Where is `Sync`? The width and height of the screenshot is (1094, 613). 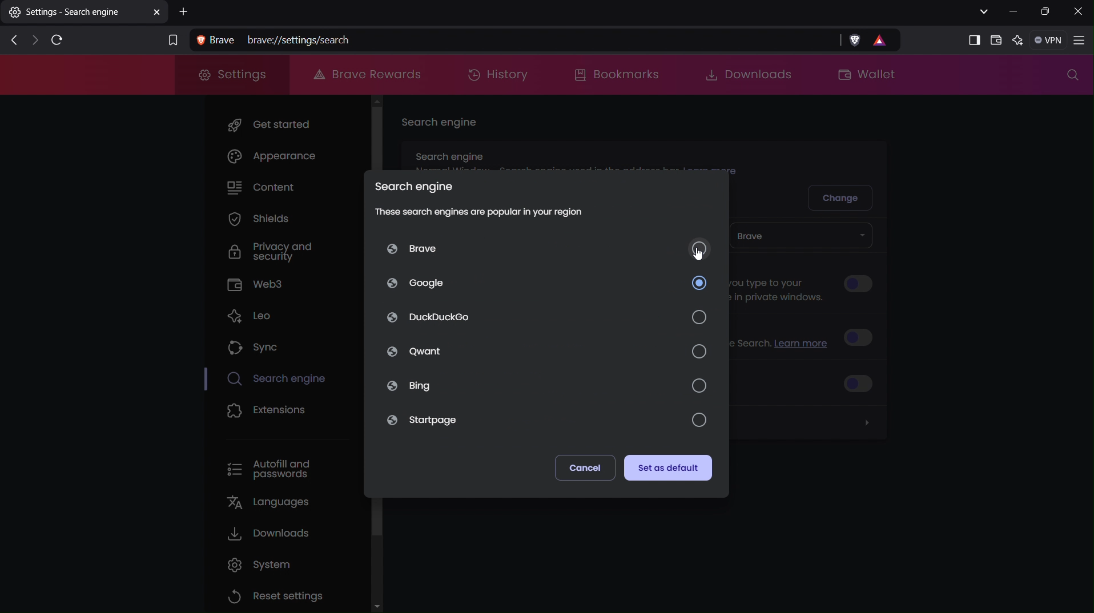 Sync is located at coordinates (255, 346).